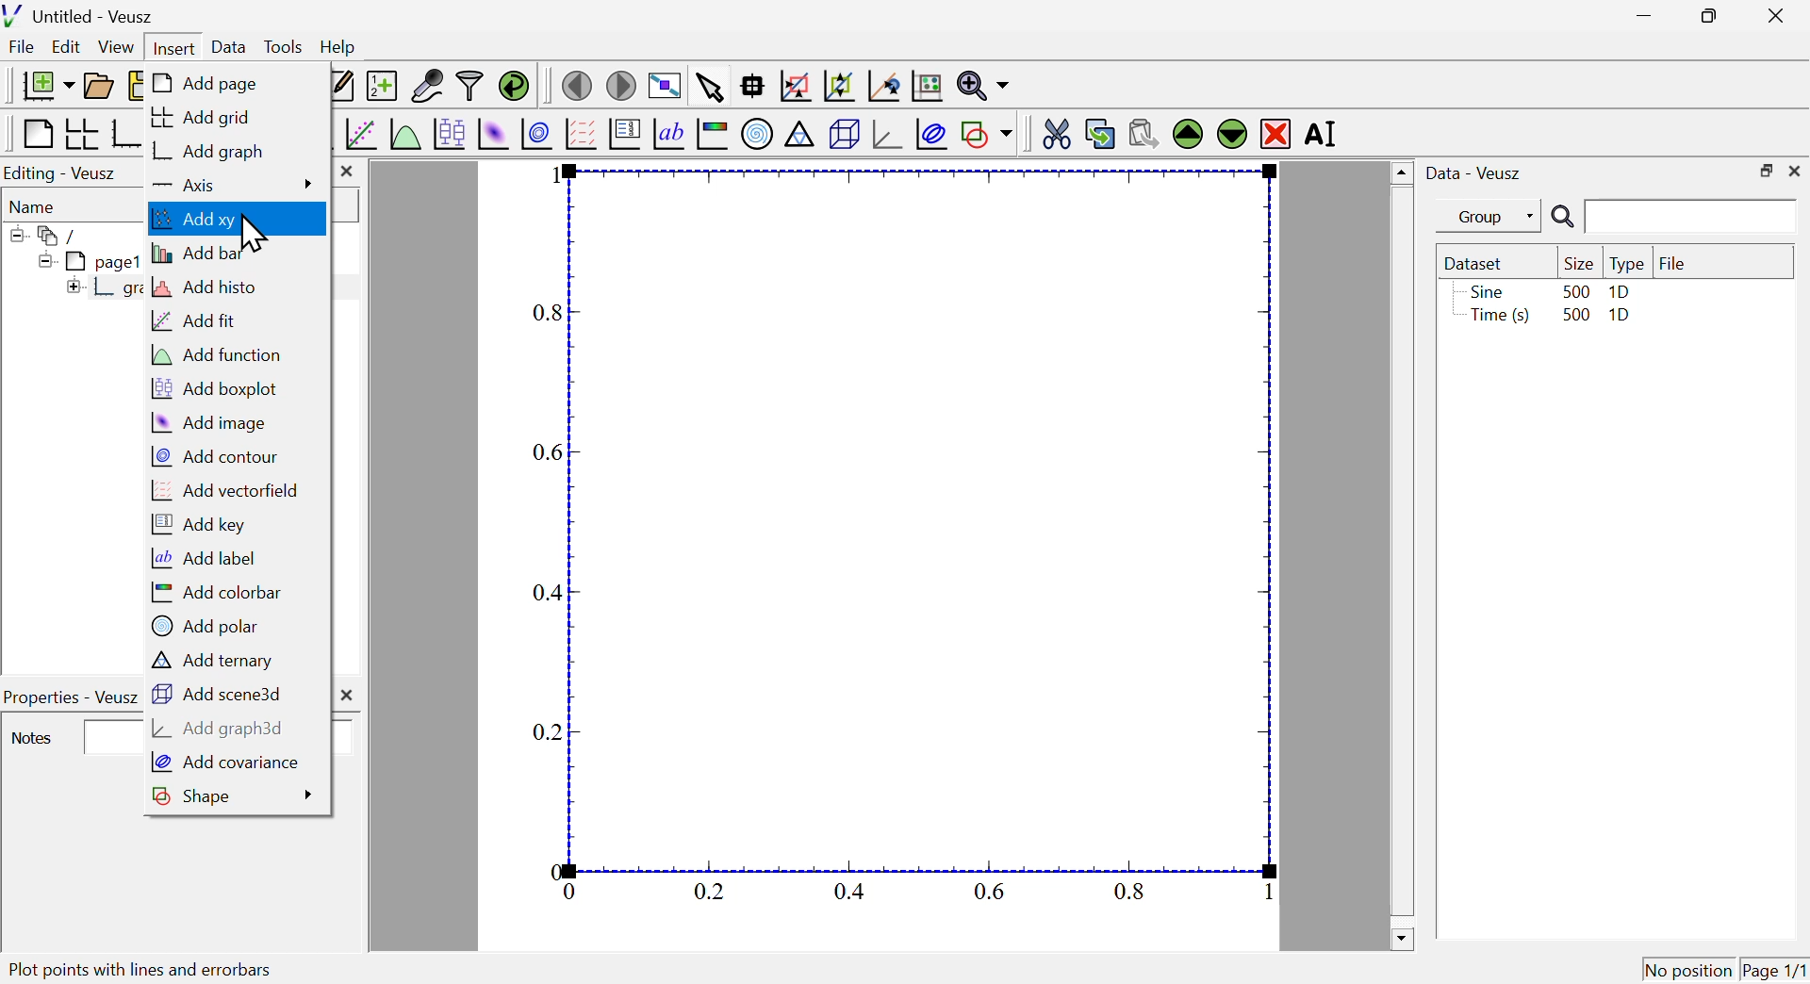  I want to click on add function, so click(208, 356).